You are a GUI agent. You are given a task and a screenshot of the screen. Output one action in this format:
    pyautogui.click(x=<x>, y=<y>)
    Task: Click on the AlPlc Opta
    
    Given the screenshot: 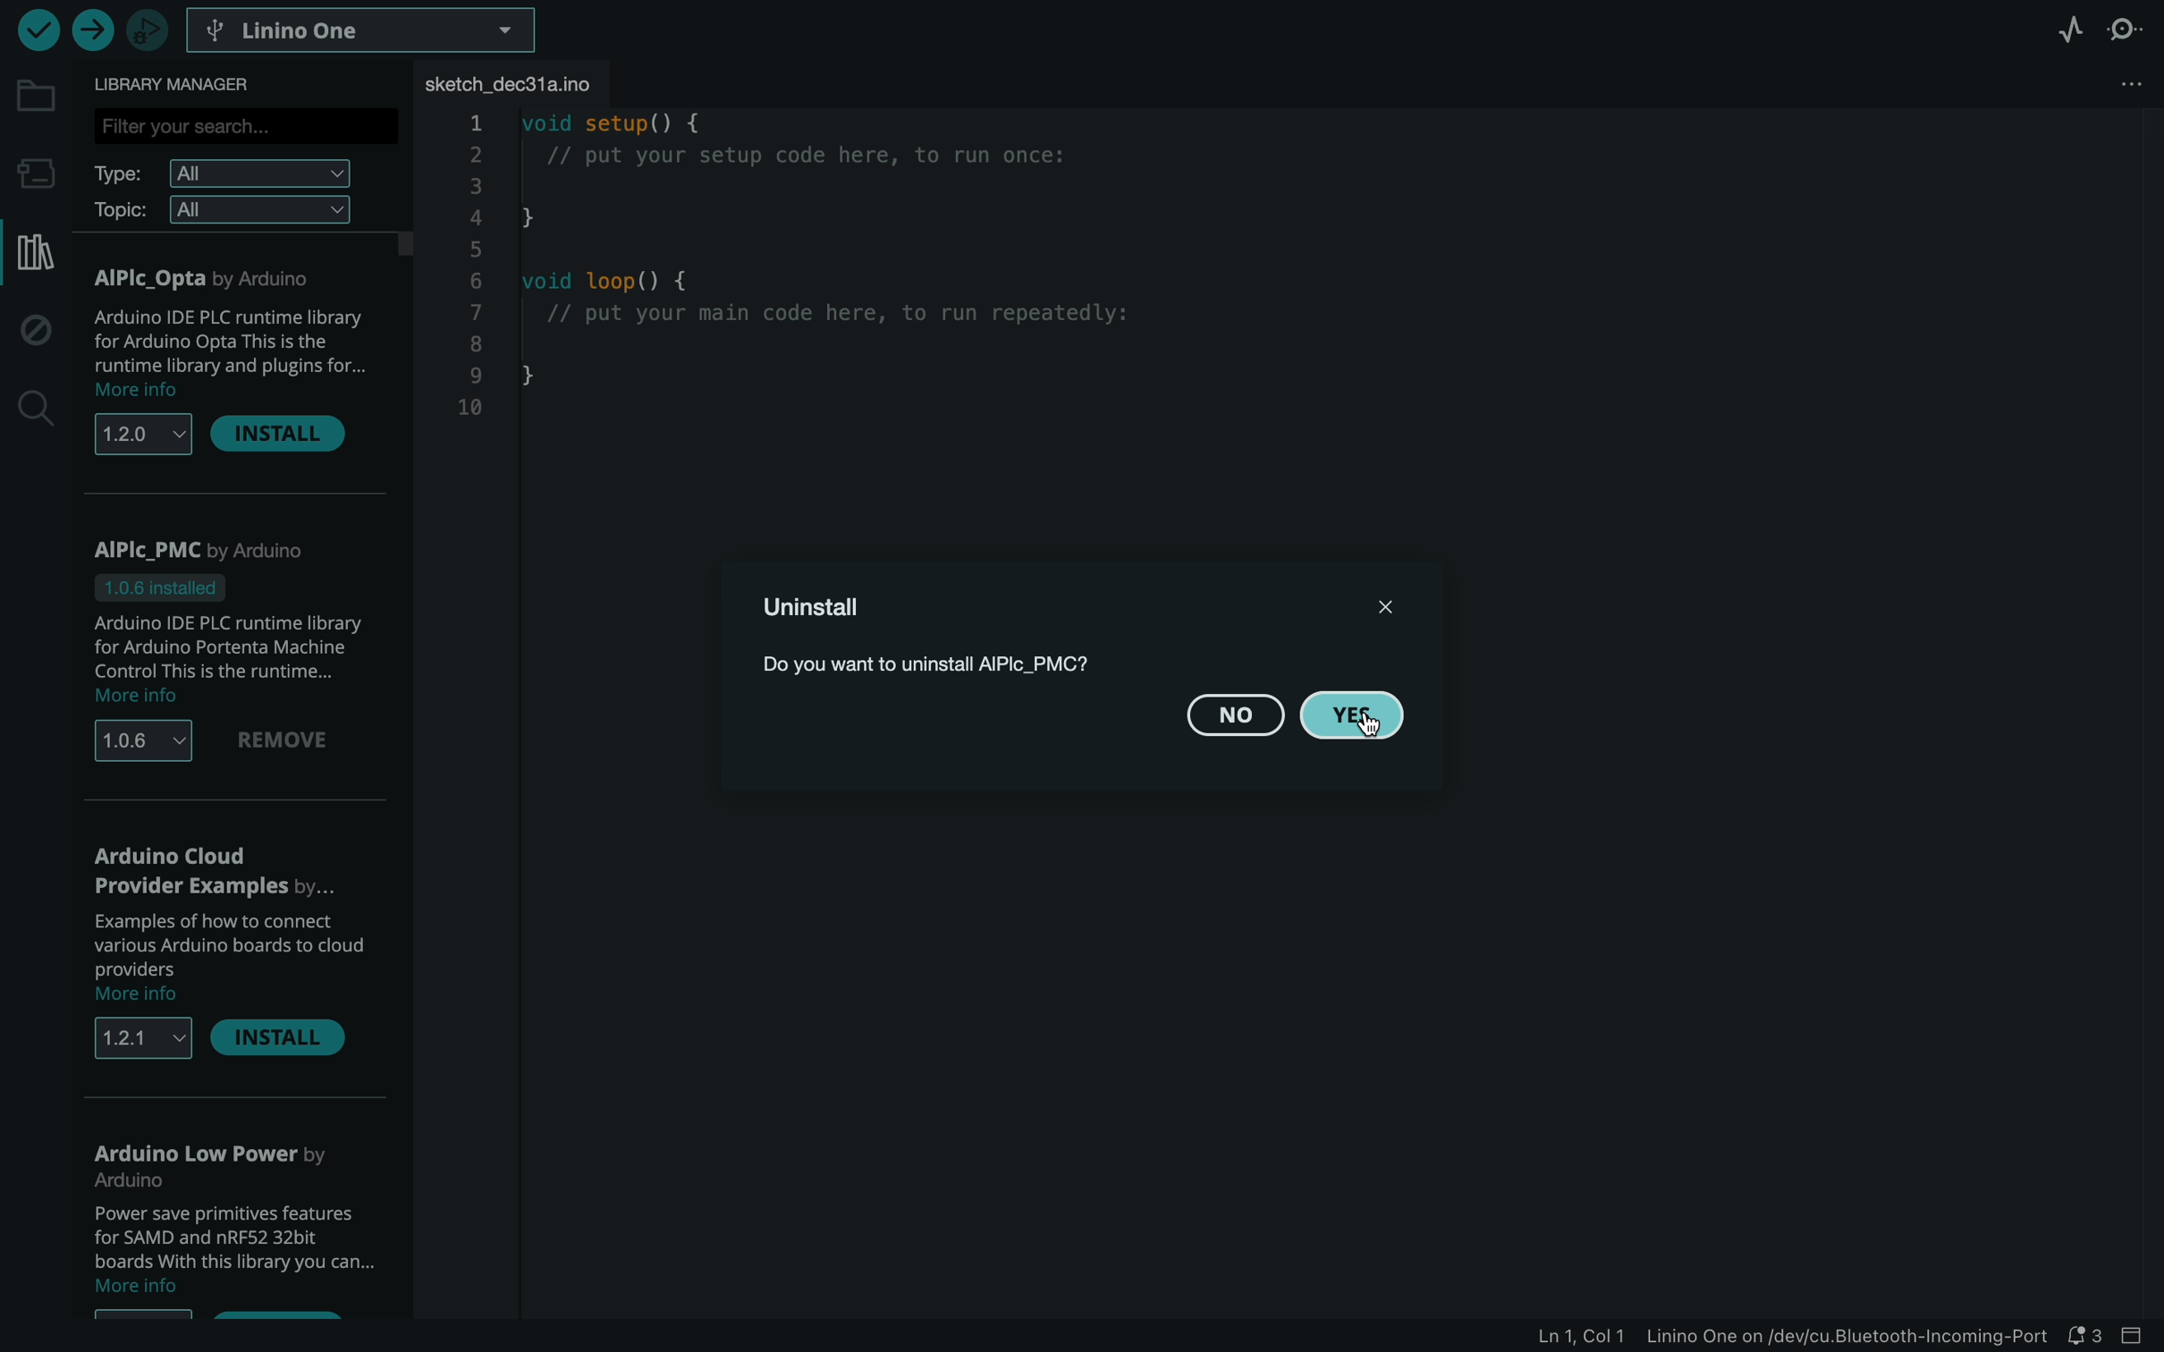 What is the action you would take?
    pyautogui.click(x=218, y=280)
    